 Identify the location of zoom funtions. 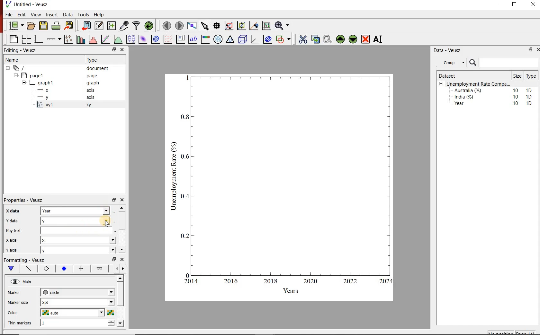
(283, 25).